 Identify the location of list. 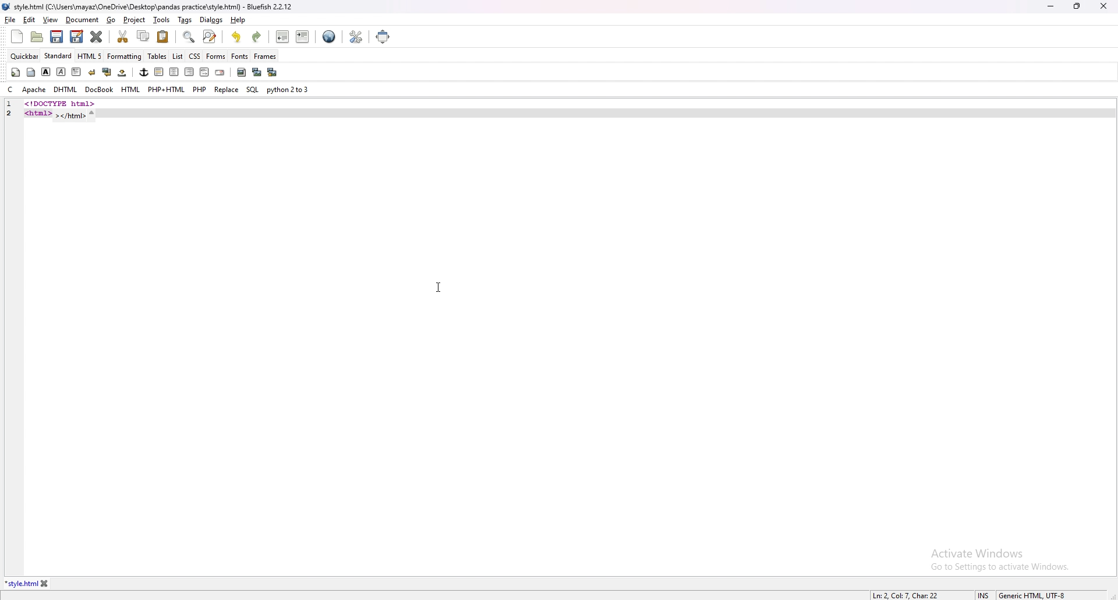
(178, 55).